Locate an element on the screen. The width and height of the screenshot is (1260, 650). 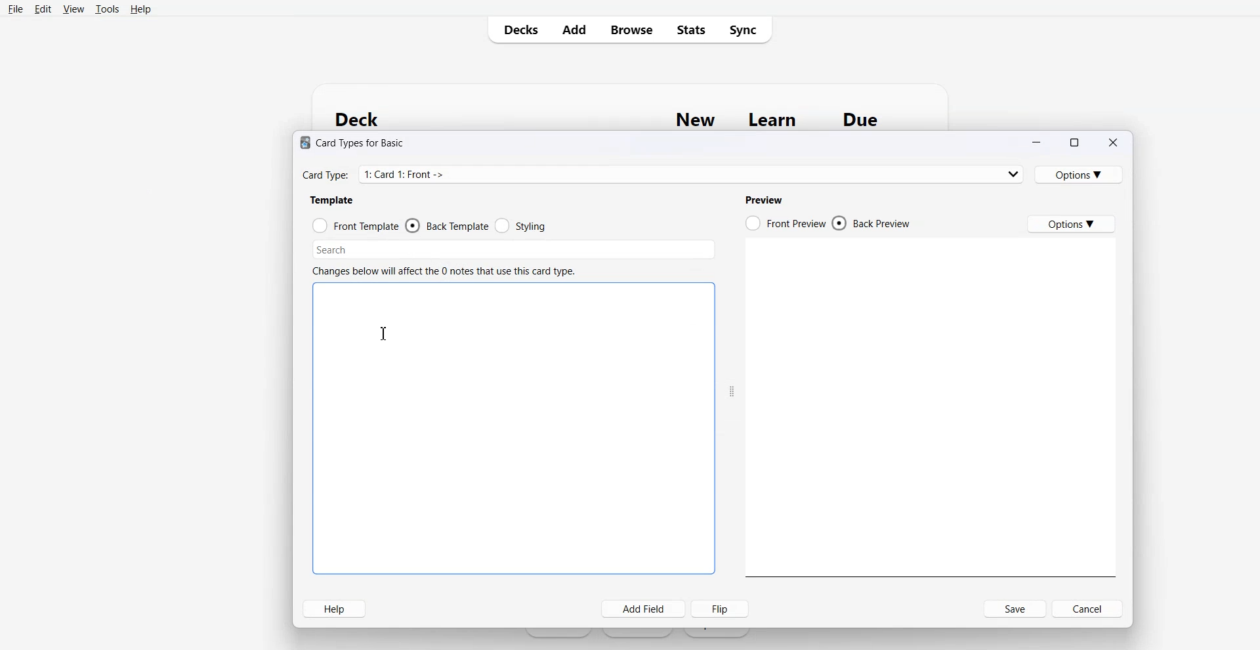
Sync is located at coordinates (745, 29).